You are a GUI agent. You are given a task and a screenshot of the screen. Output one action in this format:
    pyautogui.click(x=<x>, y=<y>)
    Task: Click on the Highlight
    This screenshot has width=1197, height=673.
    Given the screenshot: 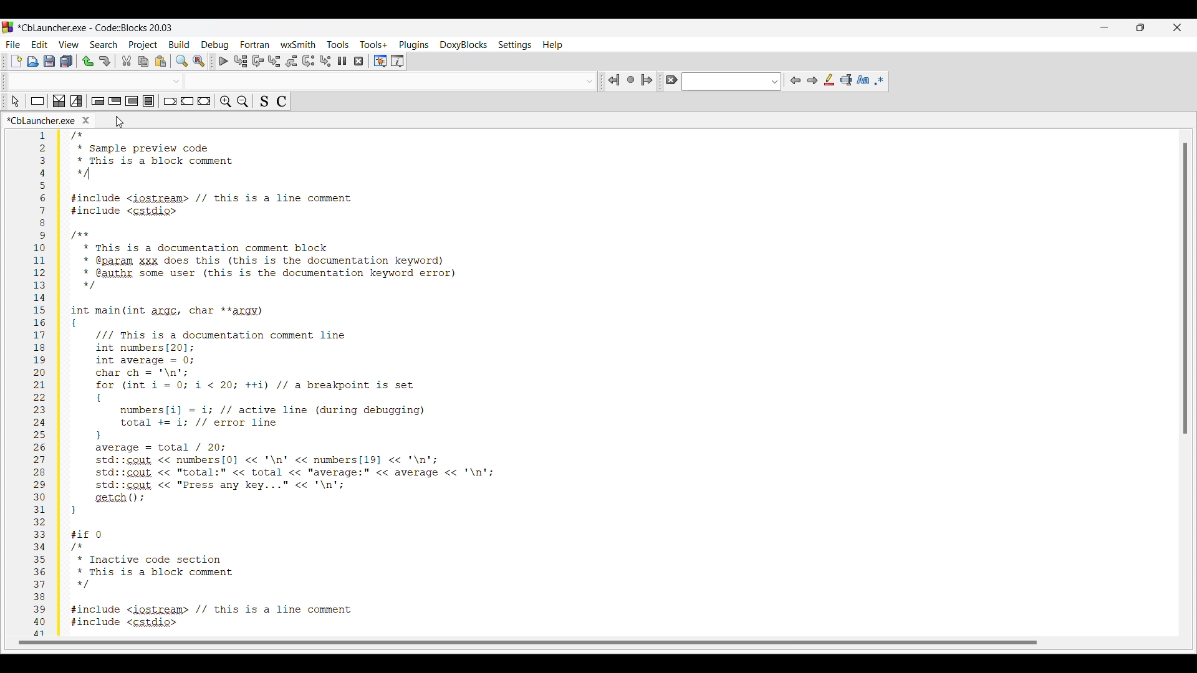 What is the action you would take?
    pyautogui.click(x=829, y=80)
    